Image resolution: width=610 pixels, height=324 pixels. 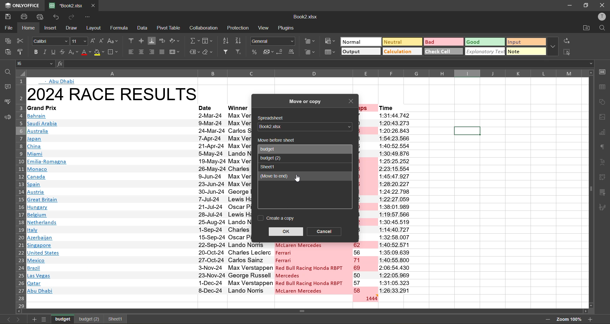 What do you see at coordinates (7, 52) in the screenshot?
I see `paste` at bounding box center [7, 52].